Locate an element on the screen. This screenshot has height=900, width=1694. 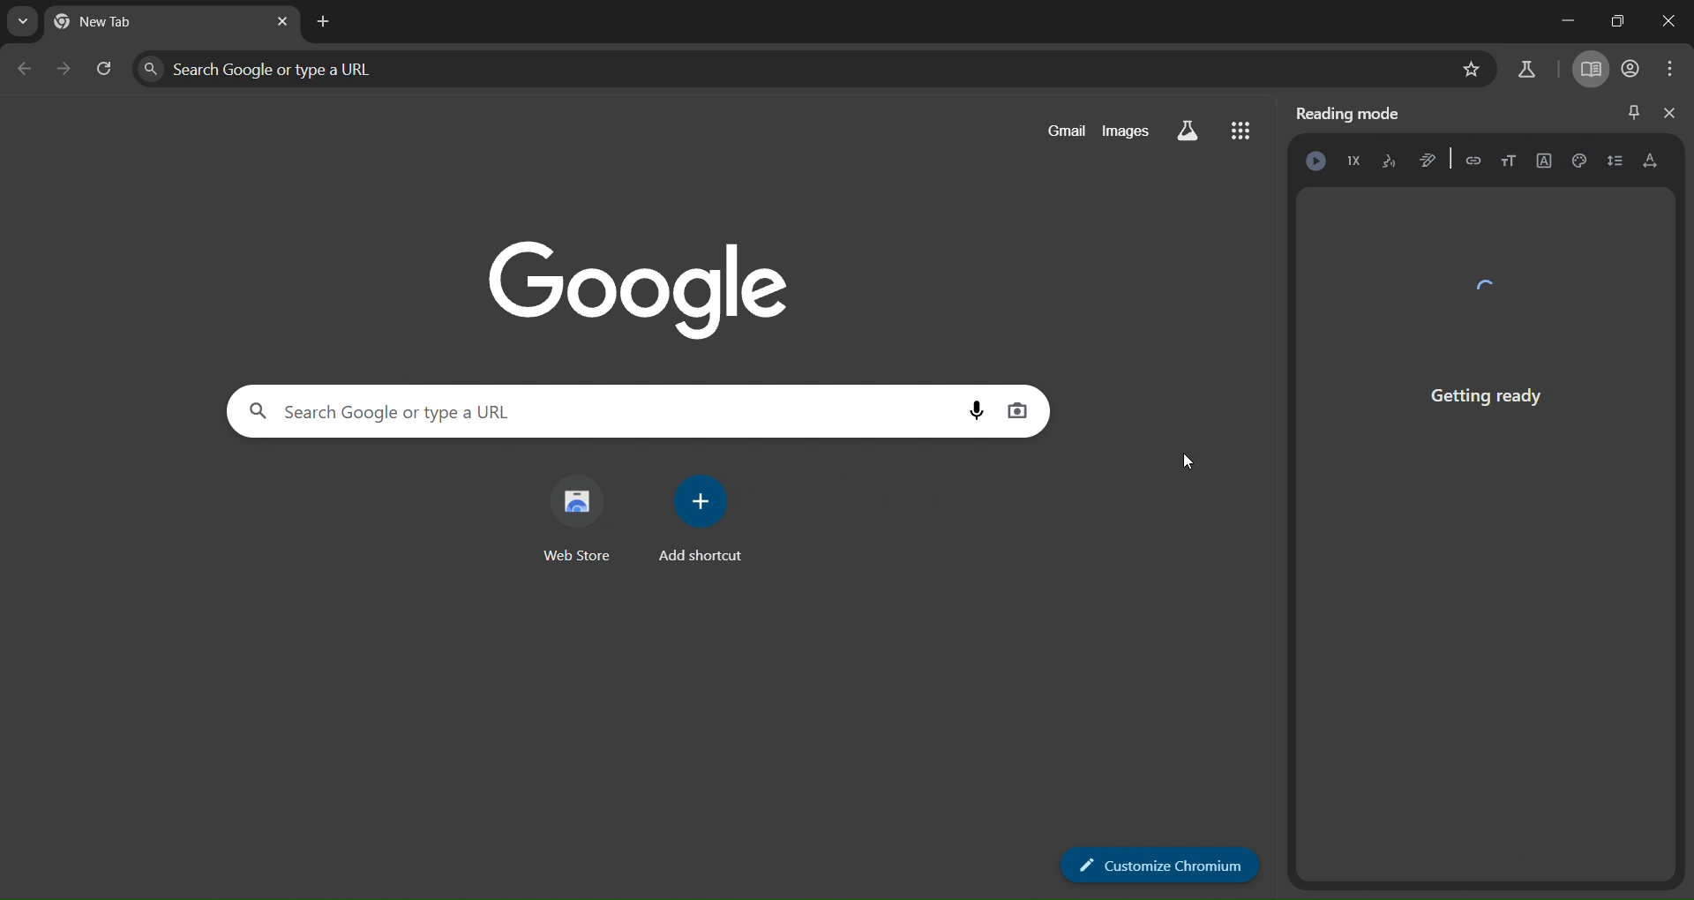
letter spacing is located at coordinates (1648, 161).